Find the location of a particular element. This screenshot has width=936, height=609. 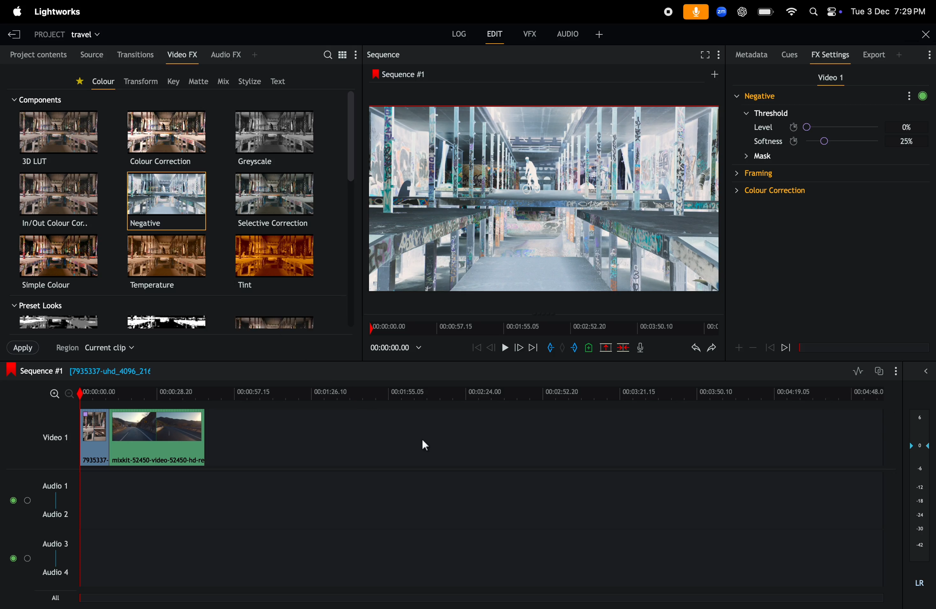

Color correction is located at coordinates (168, 140).